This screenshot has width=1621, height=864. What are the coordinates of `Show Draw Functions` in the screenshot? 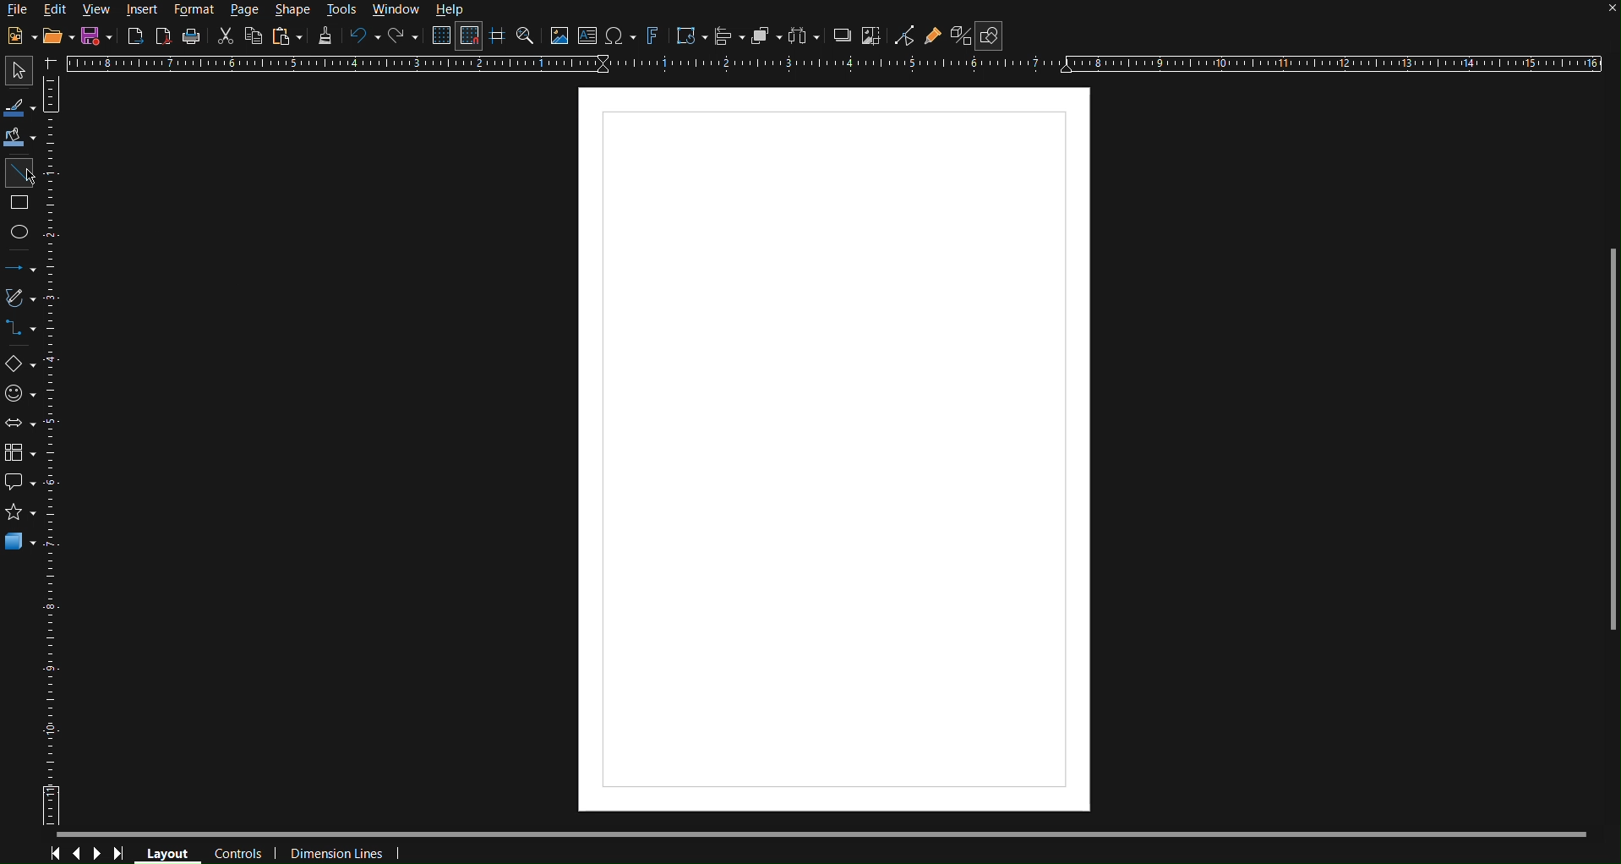 It's located at (990, 36).